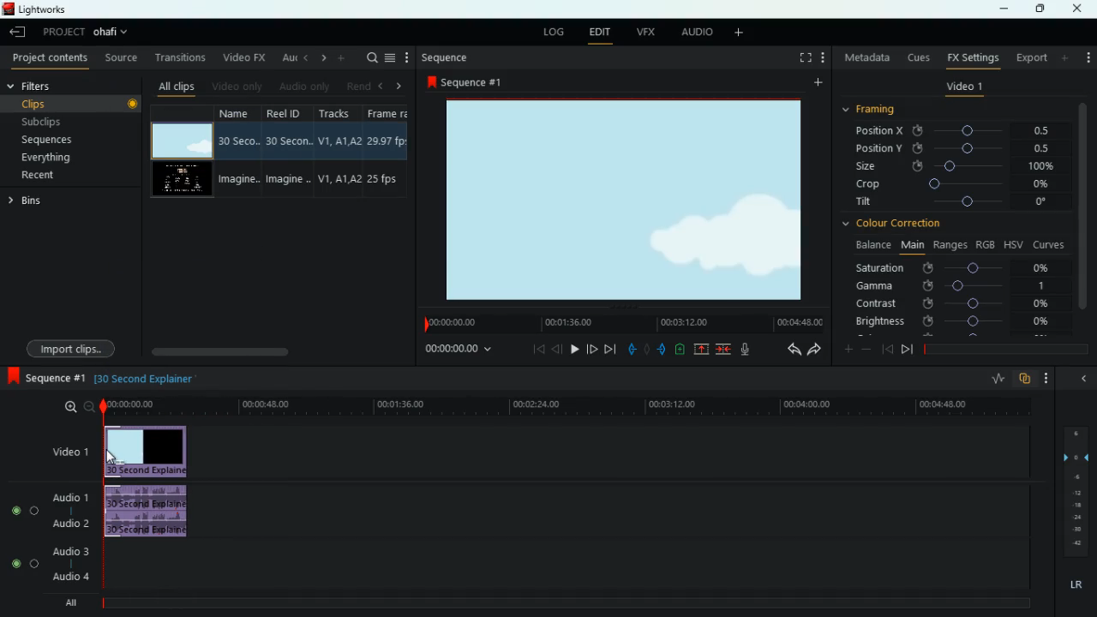 This screenshot has height=617, width=1097. What do you see at coordinates (954, 320) in the screenshot?
I see `brightness` at bounding box center [954, 320].